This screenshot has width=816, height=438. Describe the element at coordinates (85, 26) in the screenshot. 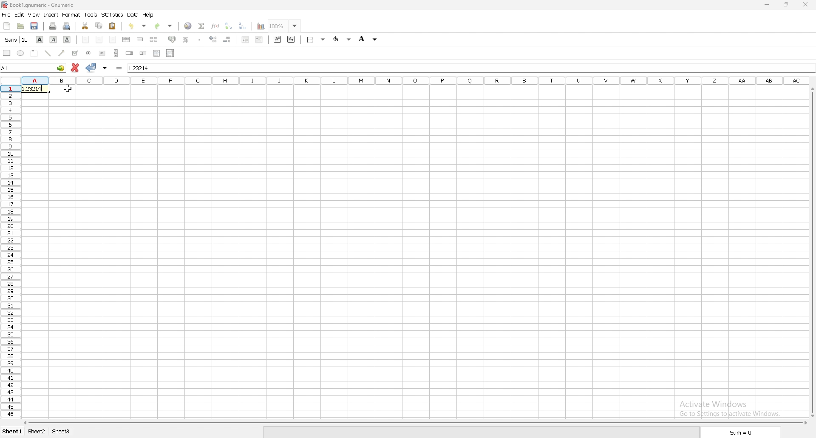

I see `cut` at that location.